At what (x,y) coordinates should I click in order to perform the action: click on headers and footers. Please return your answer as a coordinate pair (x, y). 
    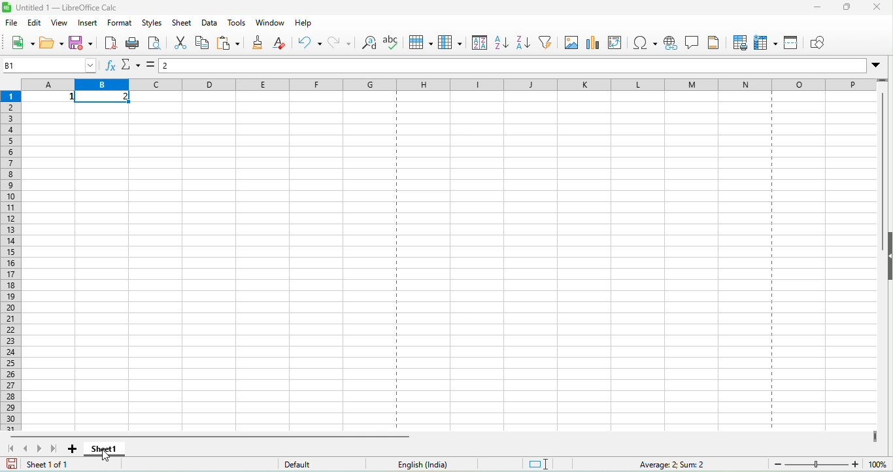
    Looking at the image, I should click on (715, 45).